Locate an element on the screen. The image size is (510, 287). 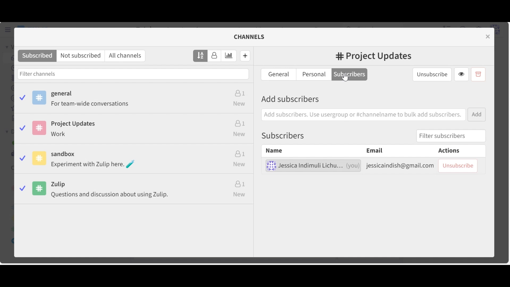
Personal is located at coordinates (313, 74).